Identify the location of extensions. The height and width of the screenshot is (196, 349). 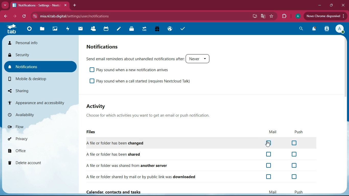
(284, 16).